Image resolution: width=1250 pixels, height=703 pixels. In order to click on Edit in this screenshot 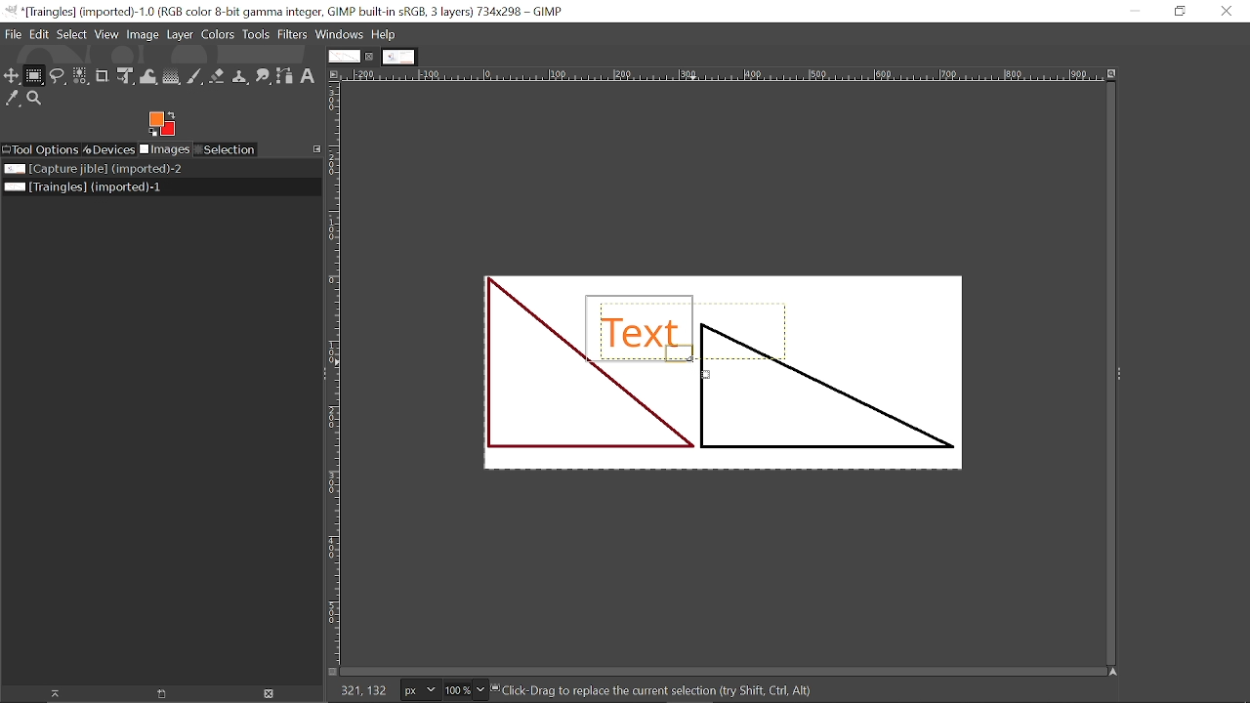, I will do `click(39, 34)`.